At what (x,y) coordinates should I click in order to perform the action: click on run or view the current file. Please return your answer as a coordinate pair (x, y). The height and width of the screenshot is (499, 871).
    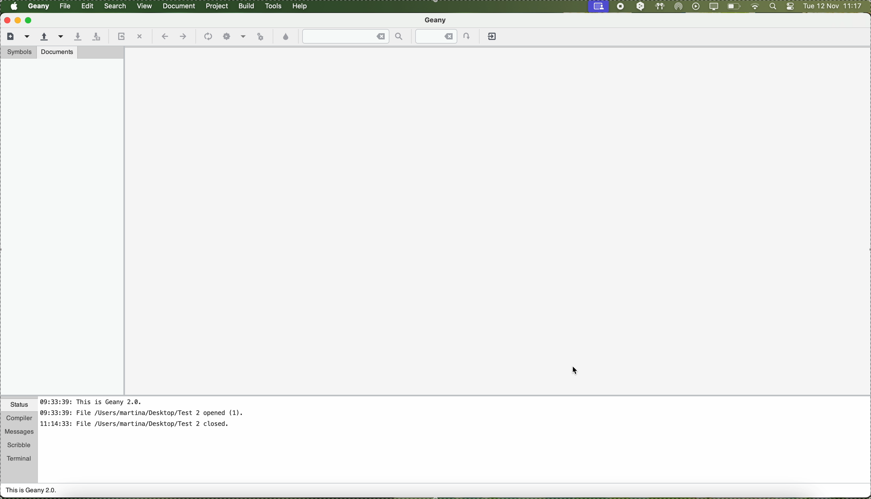
    Looking at the image, I should click on (260, 36).